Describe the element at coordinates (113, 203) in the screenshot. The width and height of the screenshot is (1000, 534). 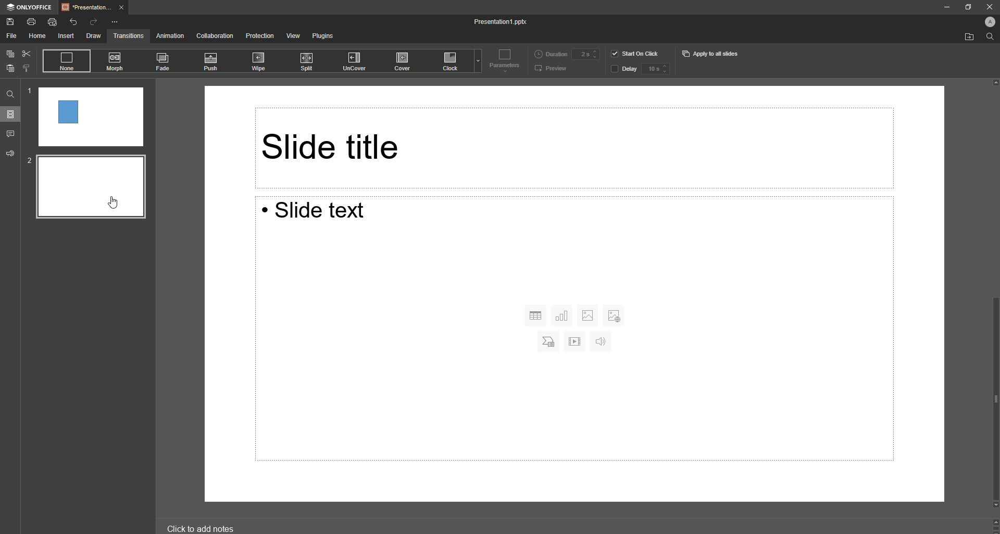
I see `Cursor` at that location.